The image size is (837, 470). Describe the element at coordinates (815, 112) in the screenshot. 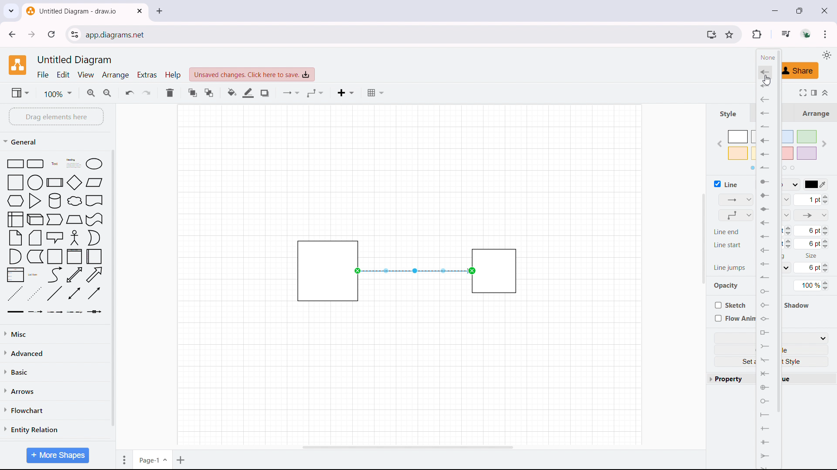

I see `arrange` at that location.